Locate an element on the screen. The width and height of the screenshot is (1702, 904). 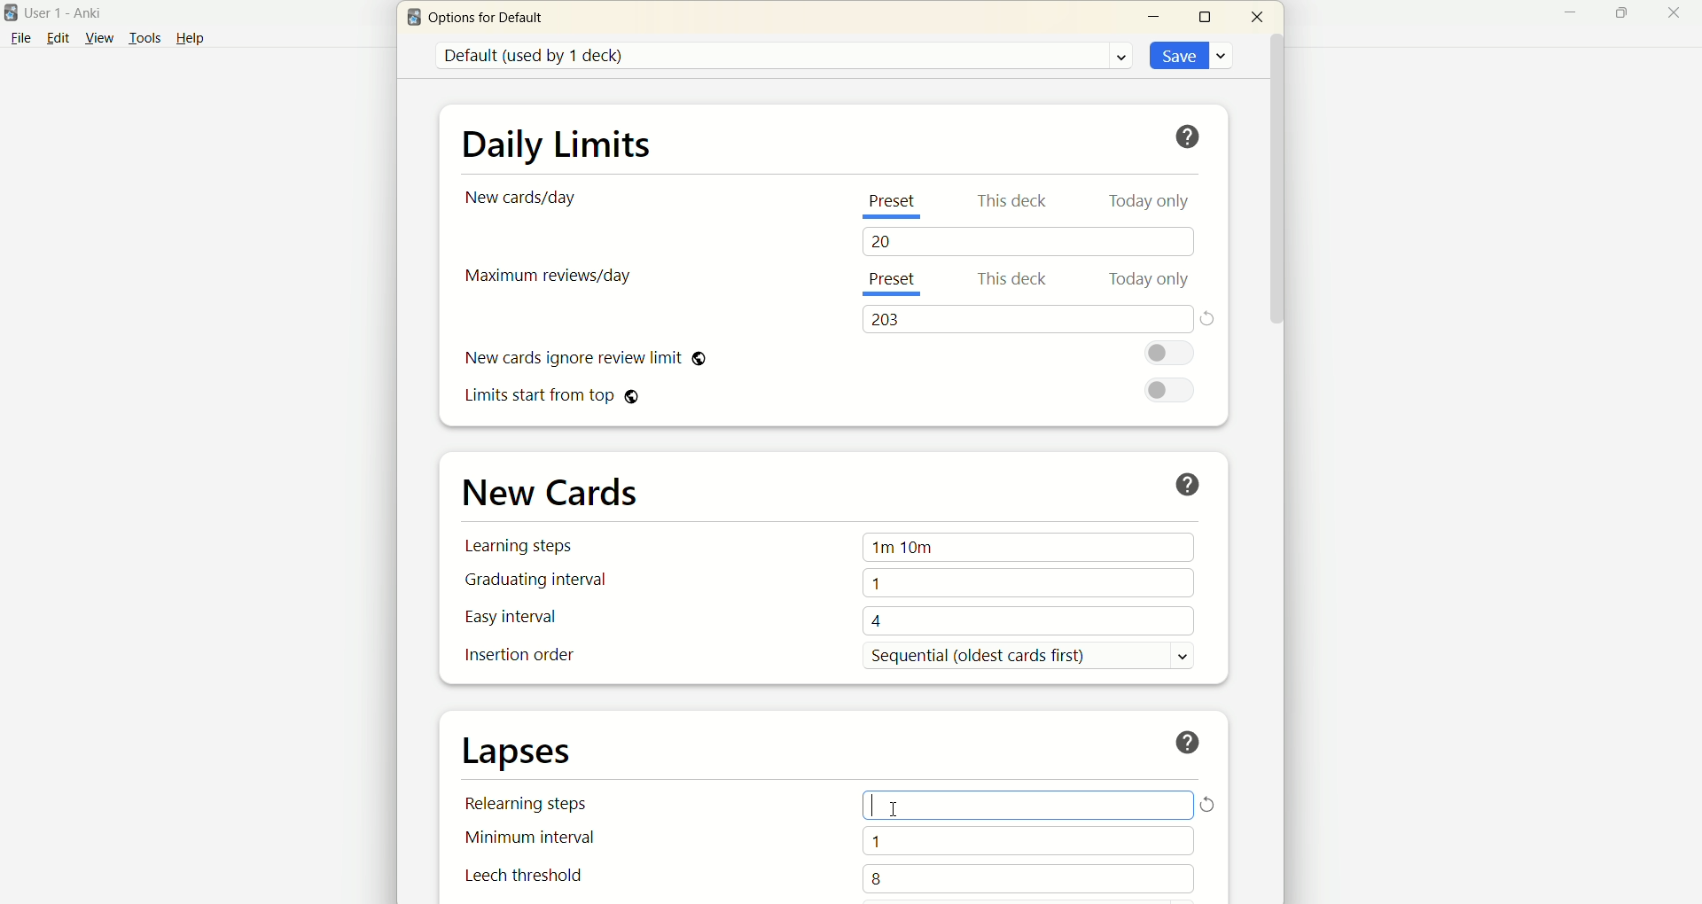
logo is located at coordinates (12, 13).